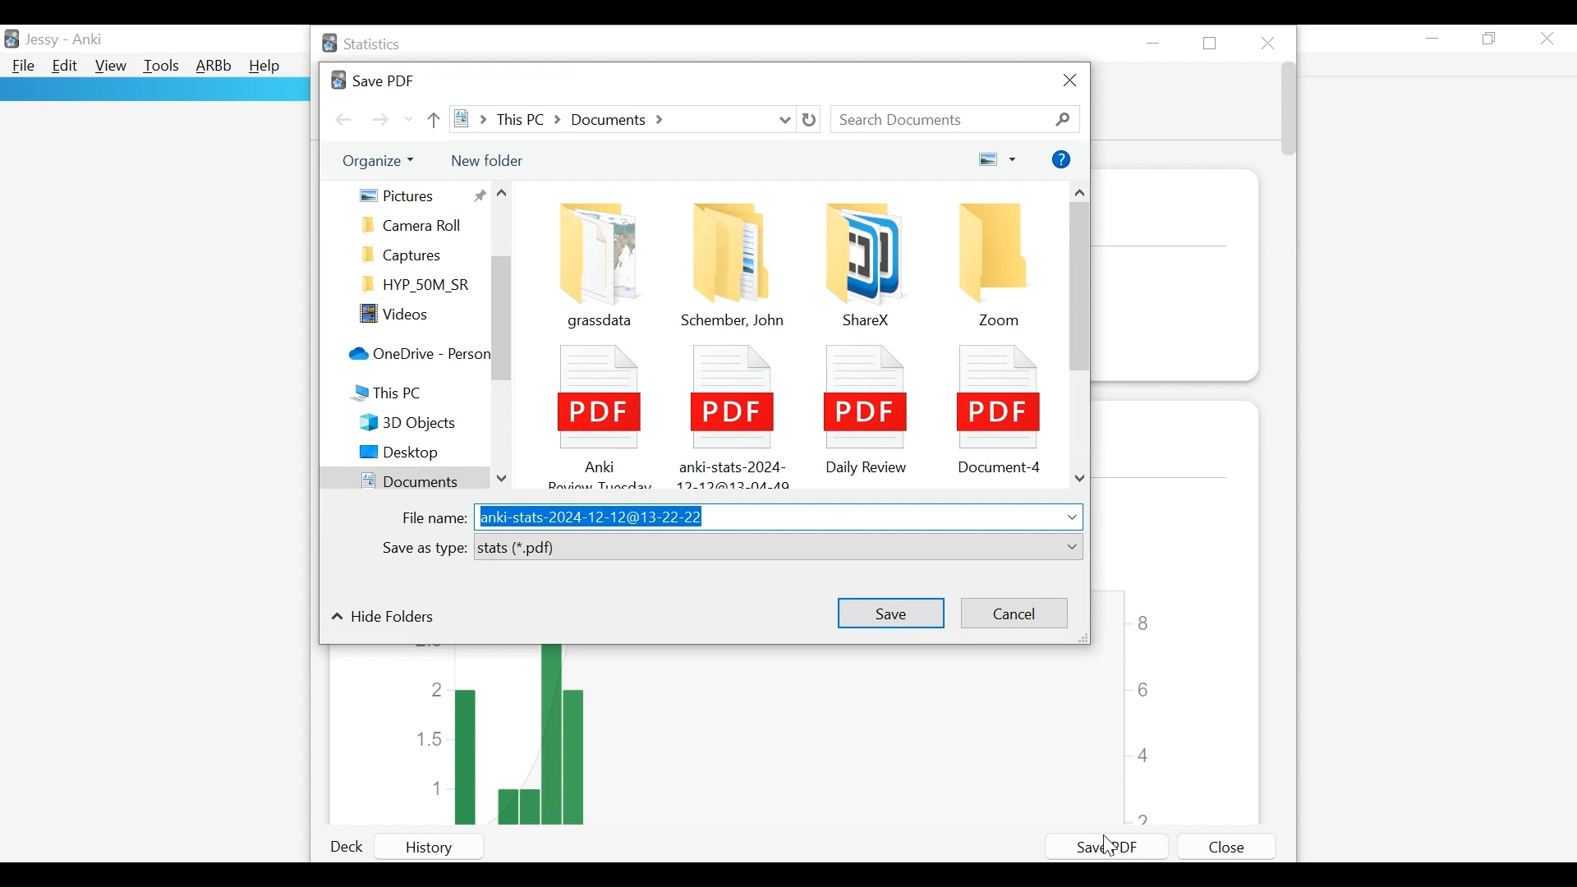 The image size is (1577, 887). I want to click on Close, so click(1548, 38).